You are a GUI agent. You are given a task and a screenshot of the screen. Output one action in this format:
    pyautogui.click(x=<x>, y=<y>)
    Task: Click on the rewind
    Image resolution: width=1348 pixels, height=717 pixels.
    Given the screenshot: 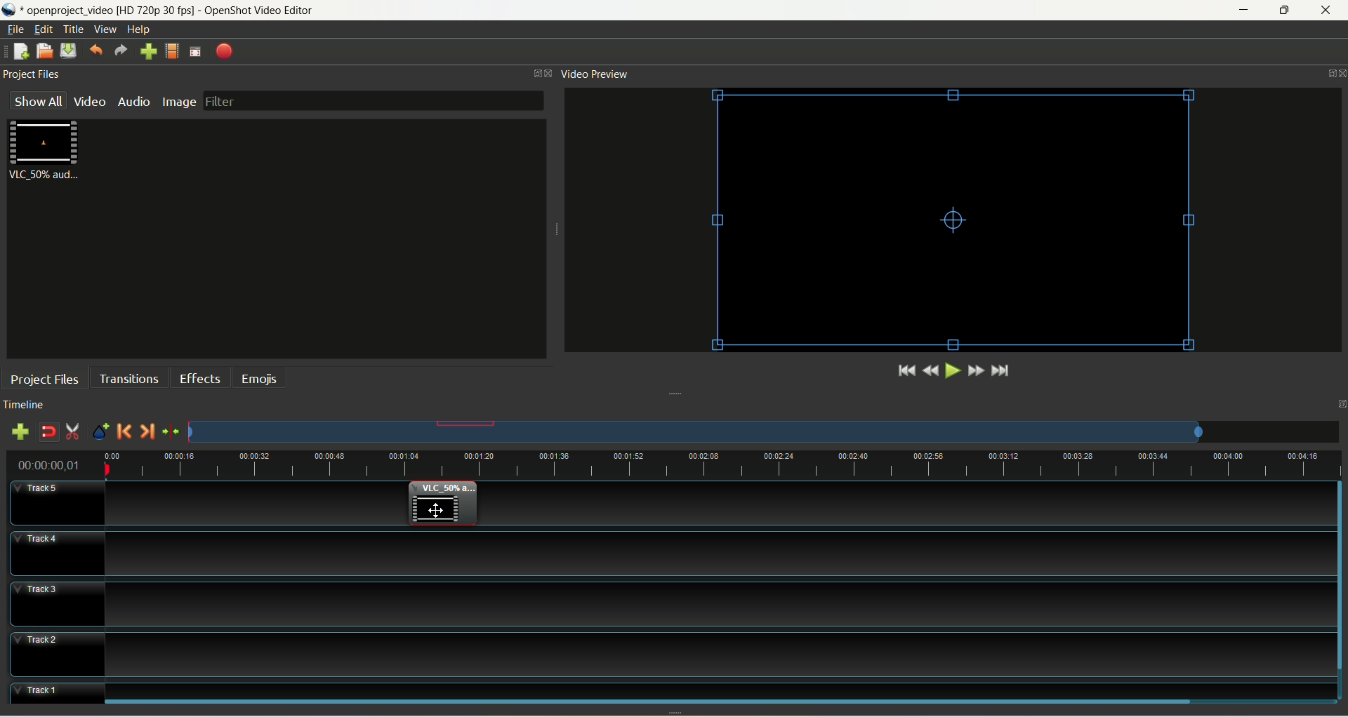 What is the action you would take?
    pyautogui.click(x=929, y=370)
    